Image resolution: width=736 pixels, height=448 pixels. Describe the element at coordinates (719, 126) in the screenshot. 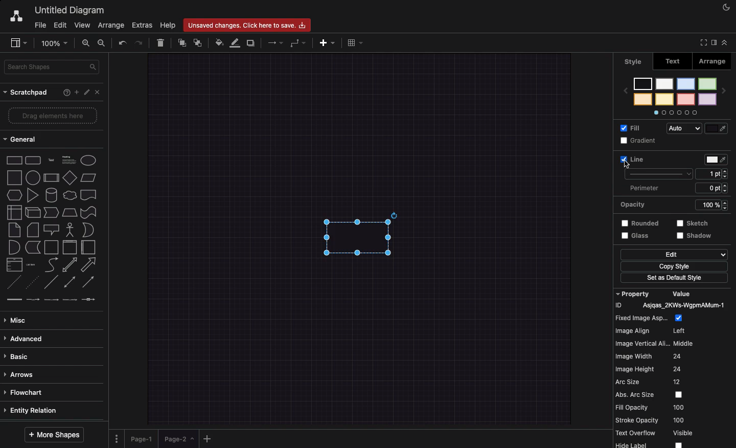

I see `Line color` at that location.